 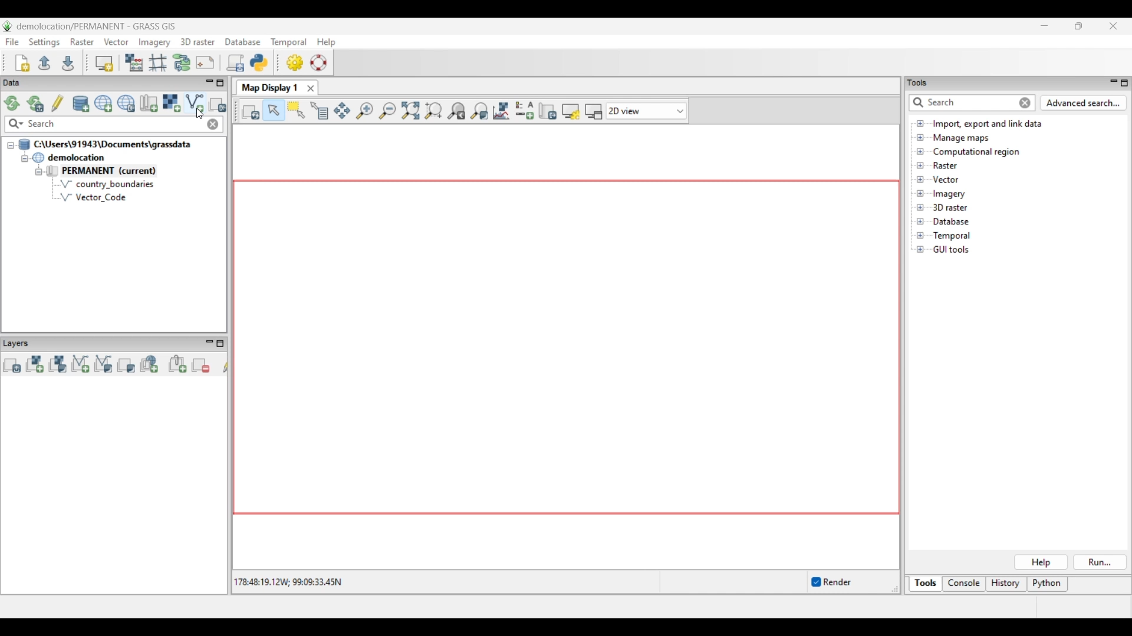 I want to click on Return to previous zoom, so click(x=455, y=111).